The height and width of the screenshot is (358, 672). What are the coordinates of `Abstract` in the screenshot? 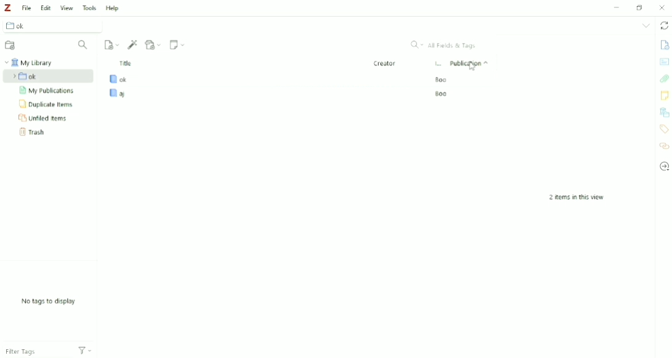 It's located at (665, 62).